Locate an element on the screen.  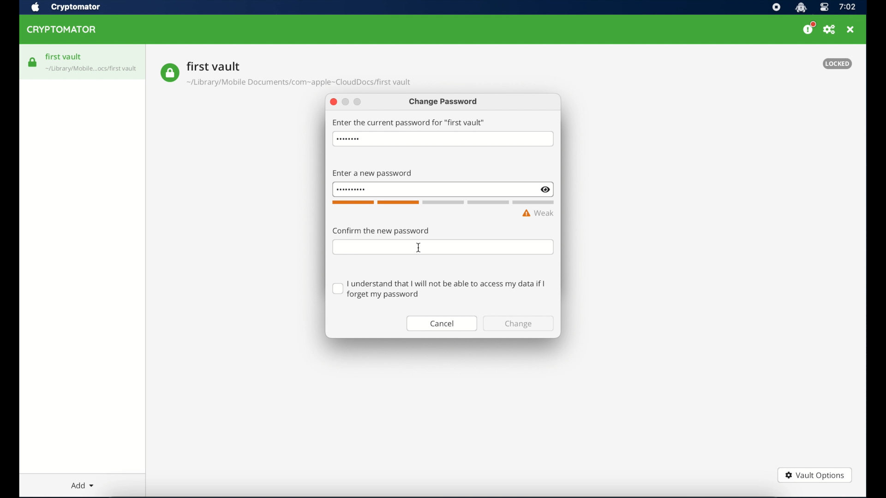
screen recorder icon is located at coordinates (776, 8).